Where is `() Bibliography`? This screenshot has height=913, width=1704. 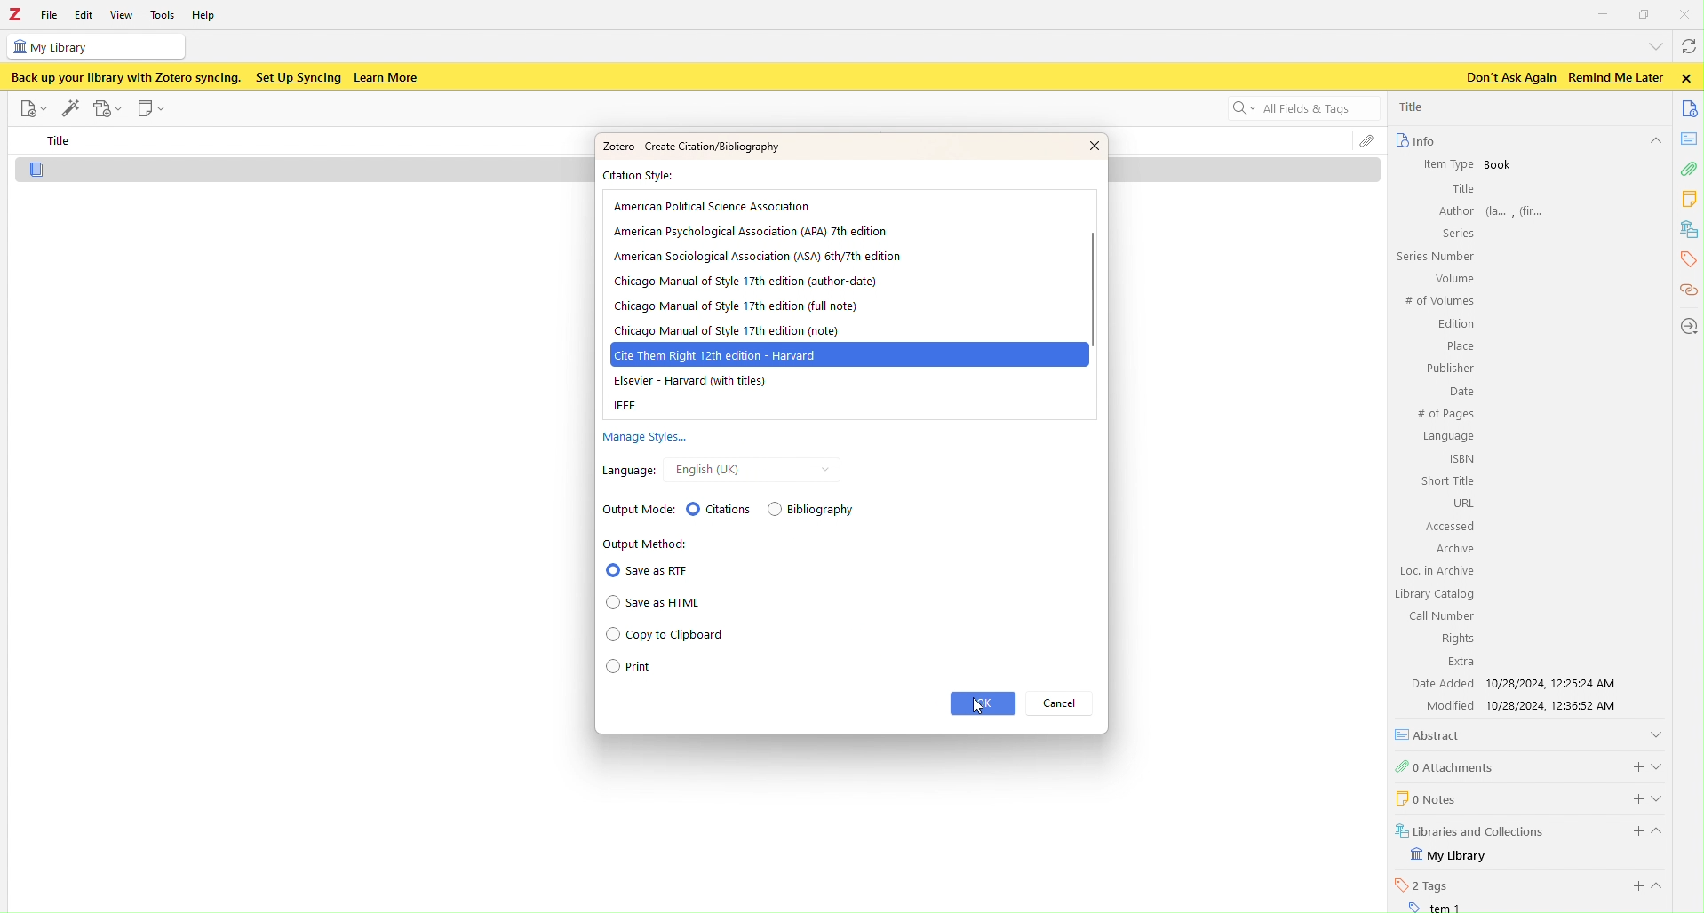 () Bibliography is located at coordinates (815, 511).